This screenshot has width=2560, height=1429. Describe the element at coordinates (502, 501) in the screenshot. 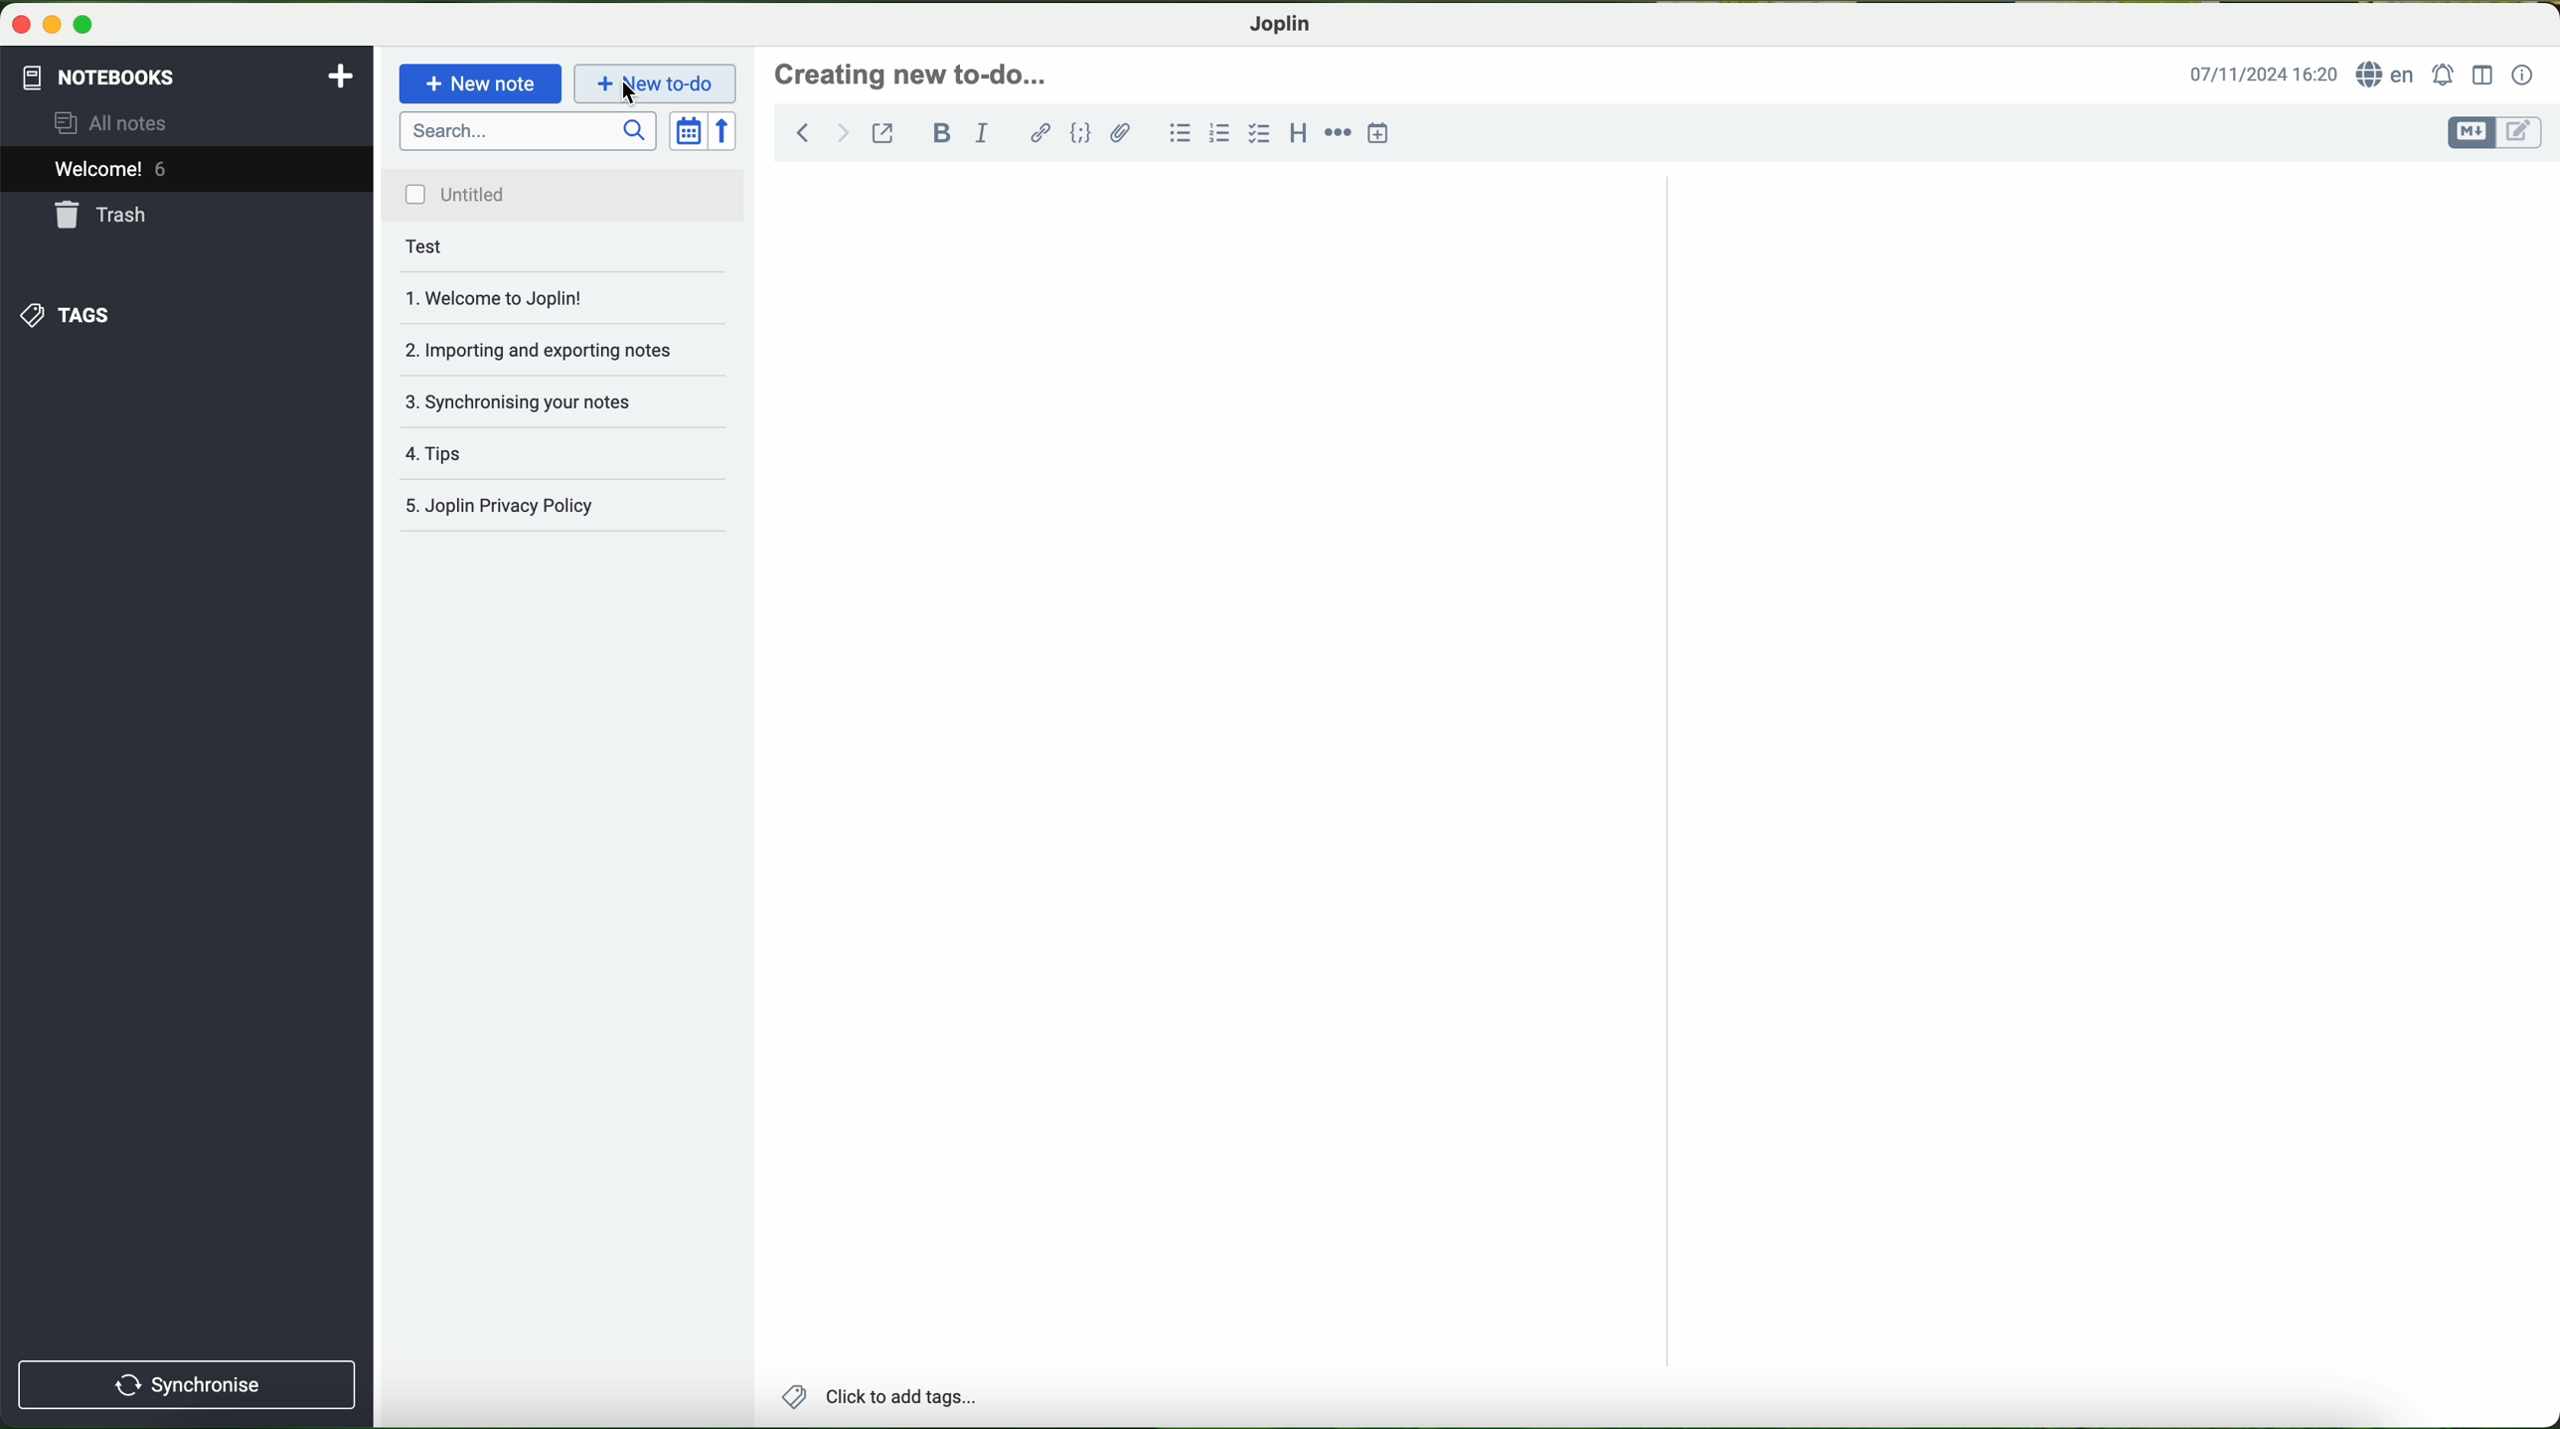

I see `Joplin privacy policy` at that location.